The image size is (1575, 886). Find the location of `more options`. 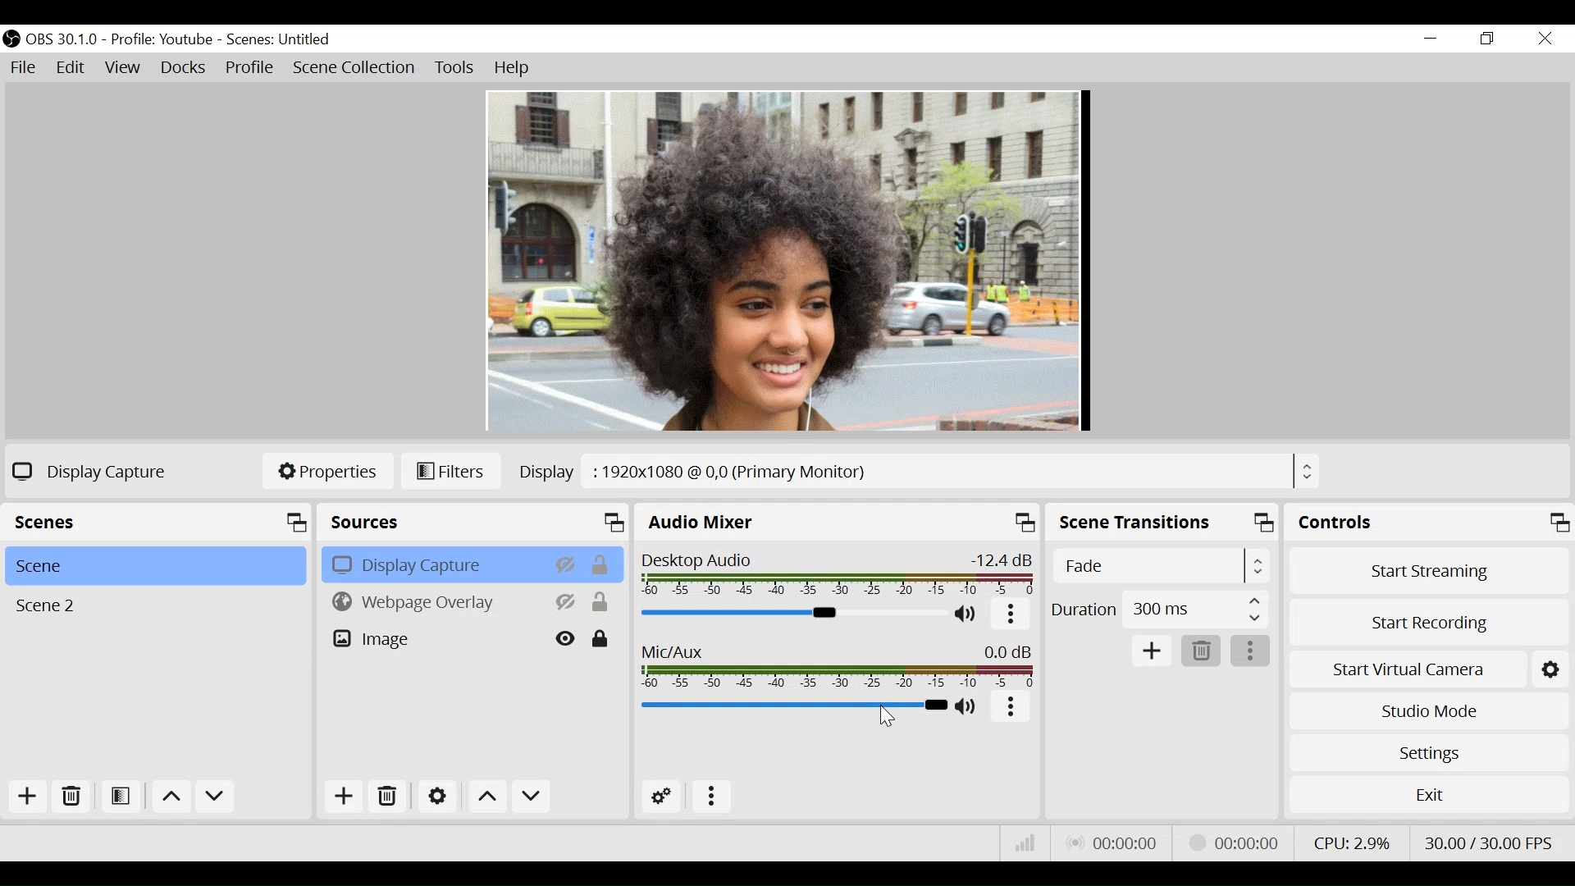

more options is located at coordinates (712, 795).